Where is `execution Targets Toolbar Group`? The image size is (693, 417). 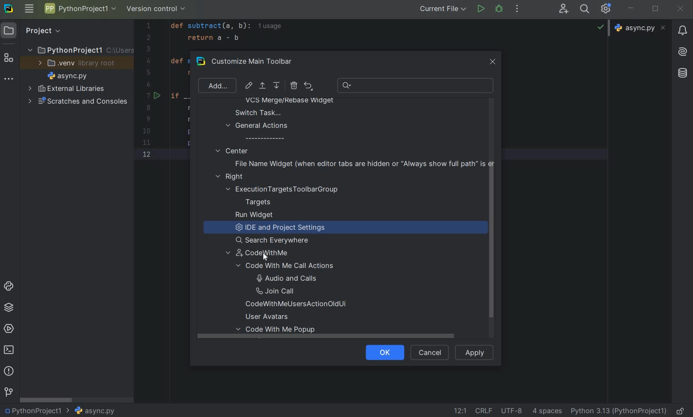
execution Targets Toolbar Group is located at coordinates (284, 189).